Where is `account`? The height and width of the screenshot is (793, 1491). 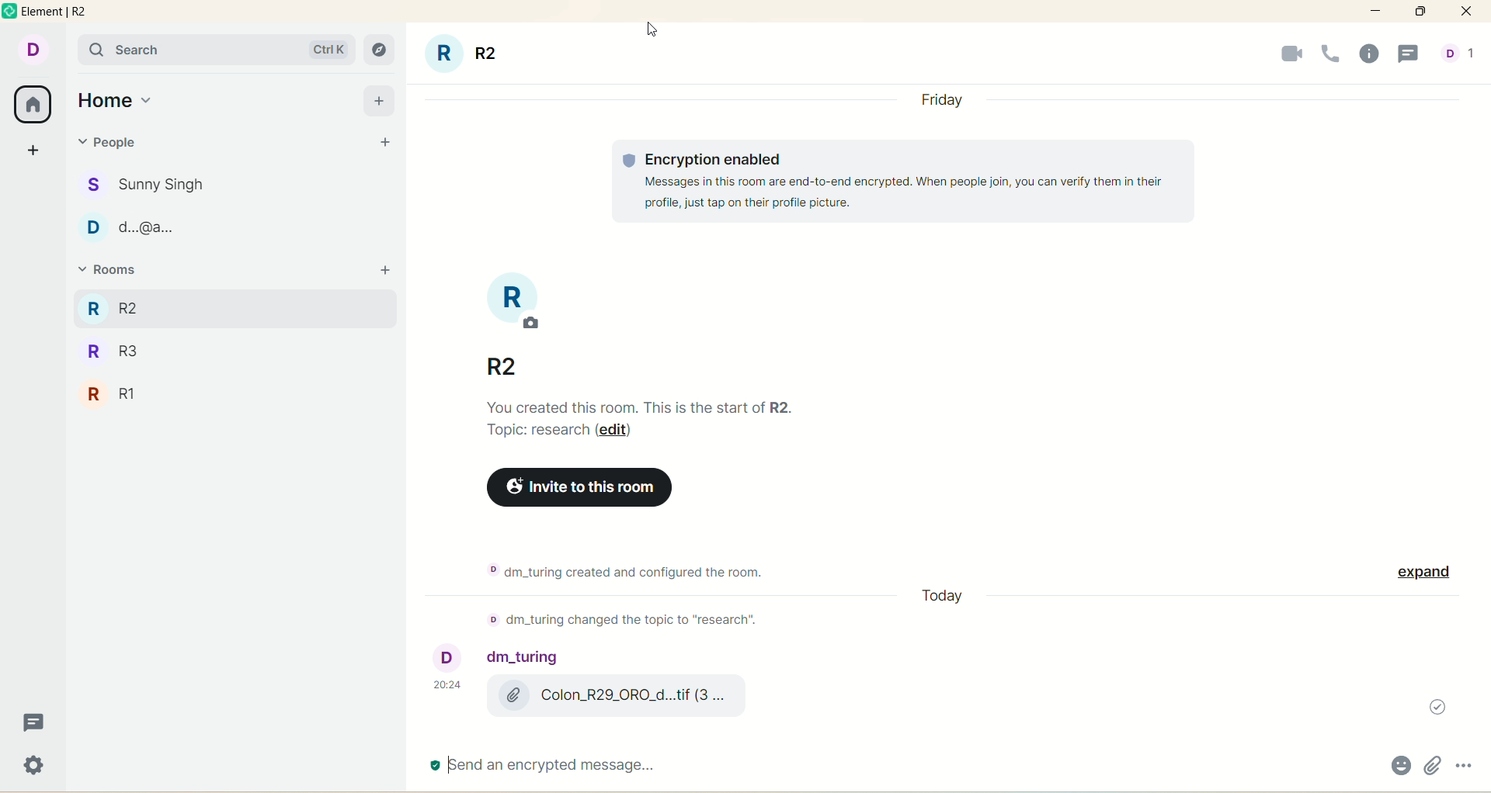
account is located at coordinates (31, 48).